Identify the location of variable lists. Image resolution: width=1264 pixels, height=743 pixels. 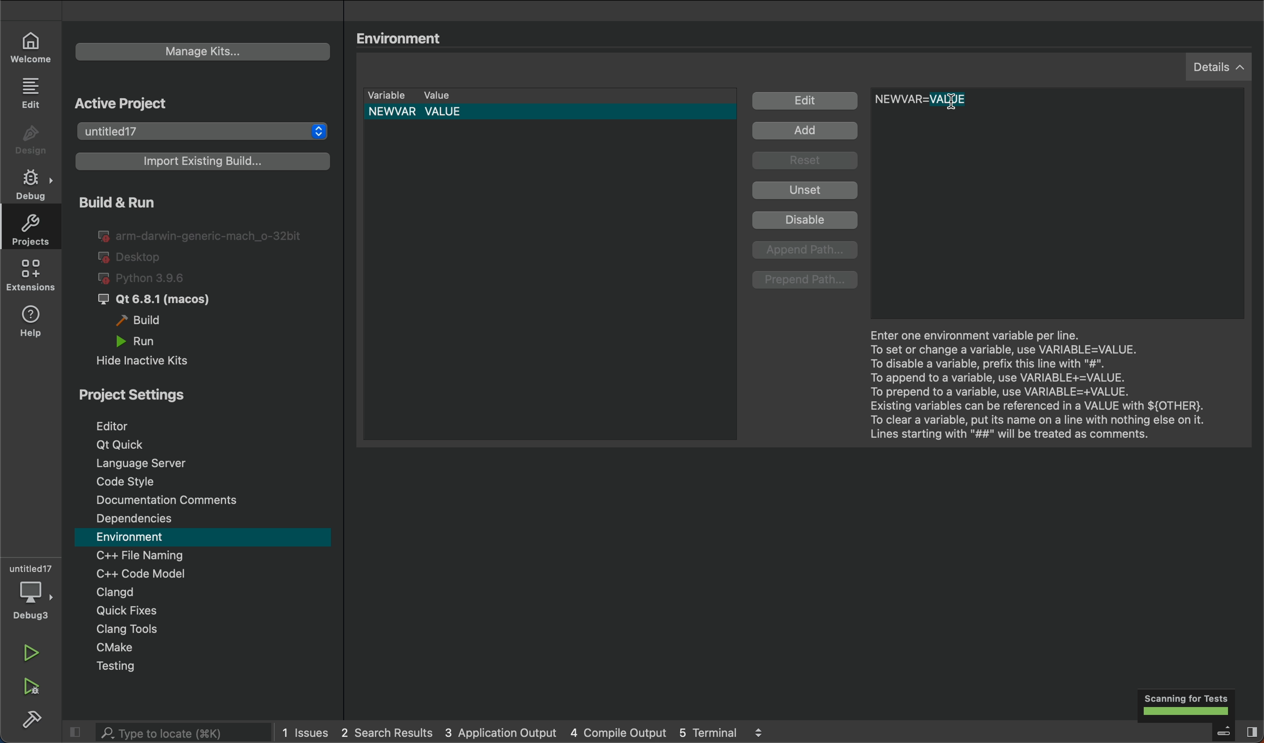
(550, 95).